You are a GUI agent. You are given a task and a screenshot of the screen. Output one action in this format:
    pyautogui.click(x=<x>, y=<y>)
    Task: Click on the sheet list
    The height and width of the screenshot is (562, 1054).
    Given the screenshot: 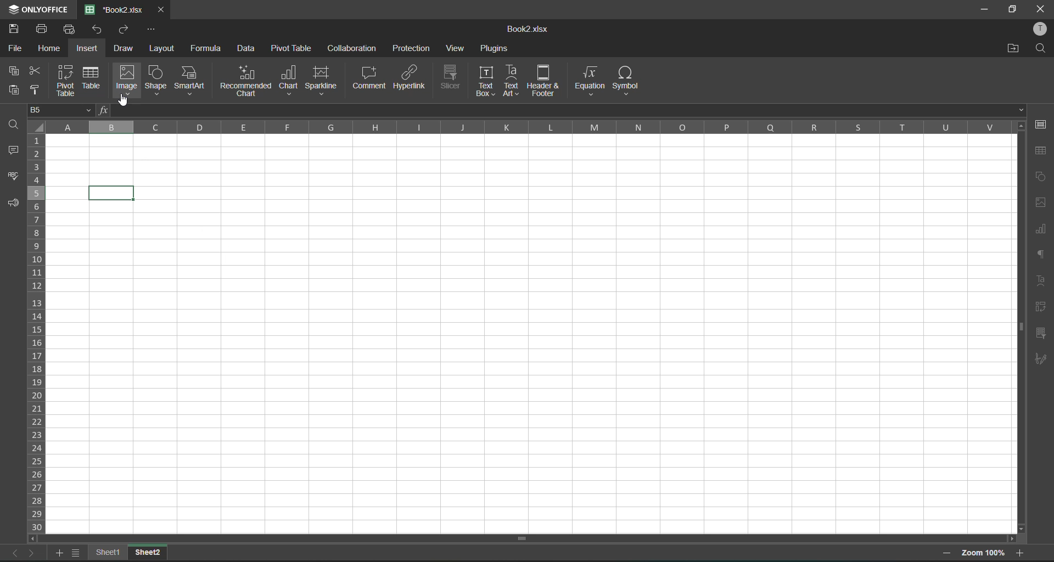 What is the action you would take?
    pyautogui.click(x=79, y=553)
    